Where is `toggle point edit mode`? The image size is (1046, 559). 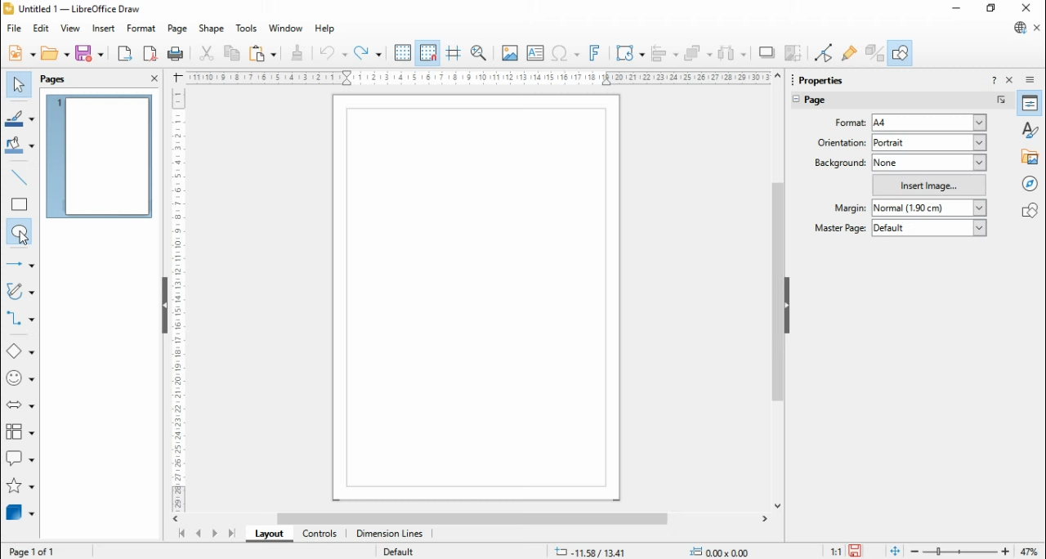 toggle point edit mode is located at coordinates (825, 53).